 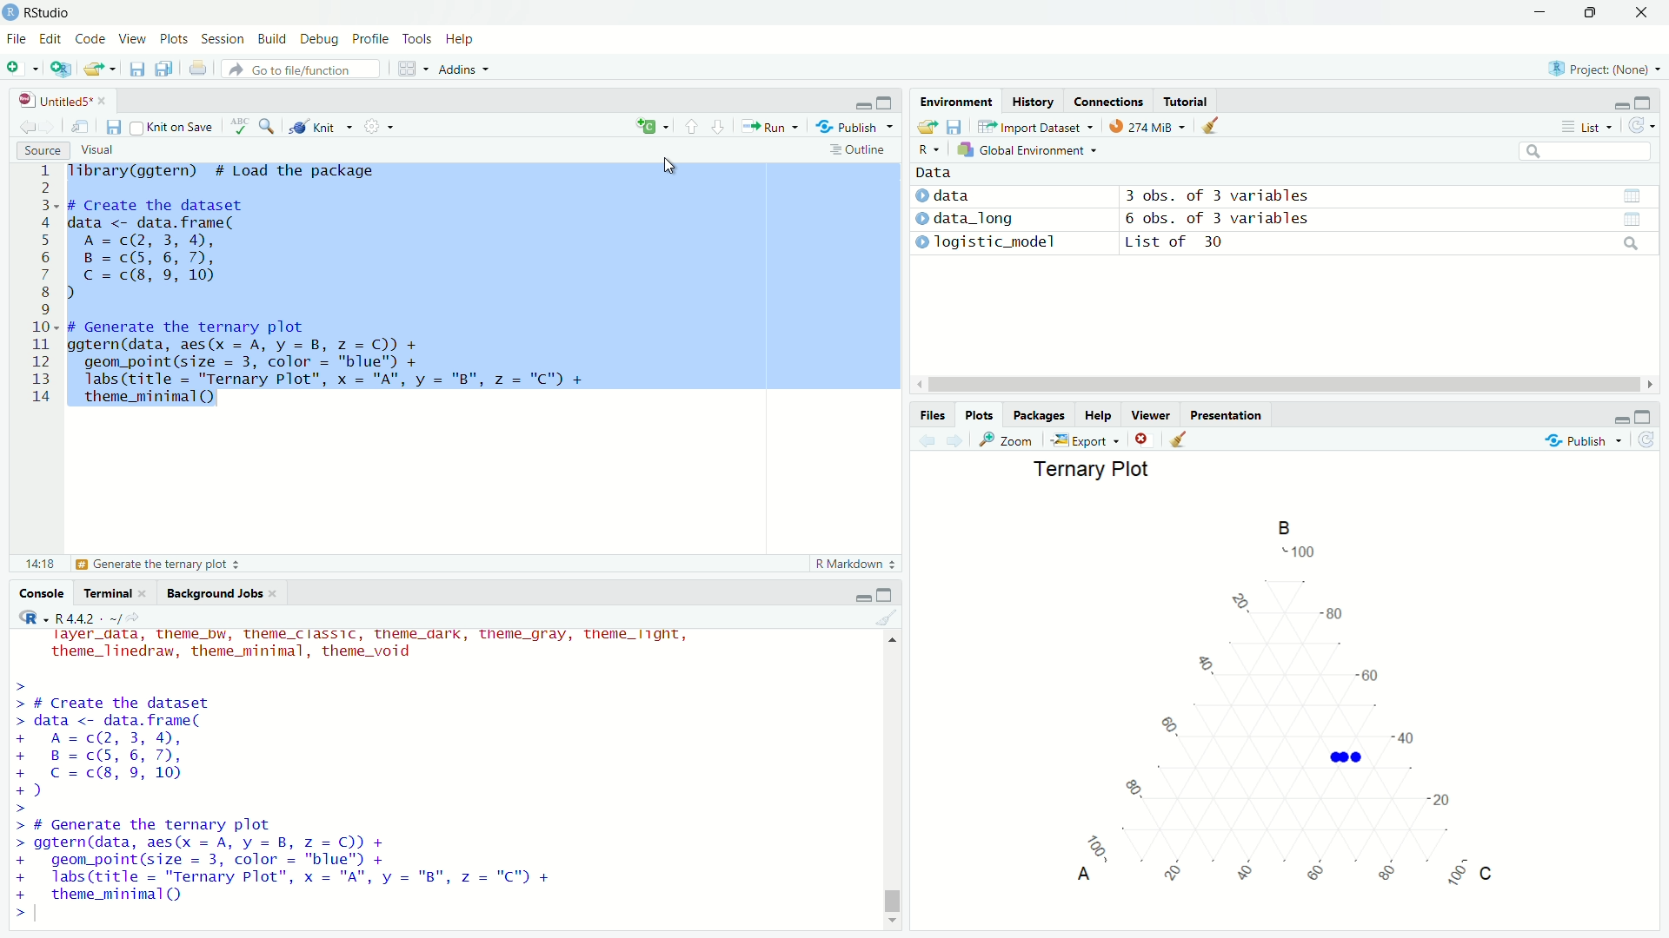 What do you see at coordinates (51, 37) in the screenshot?
I see `Edit` at bounding box center [51, 37].